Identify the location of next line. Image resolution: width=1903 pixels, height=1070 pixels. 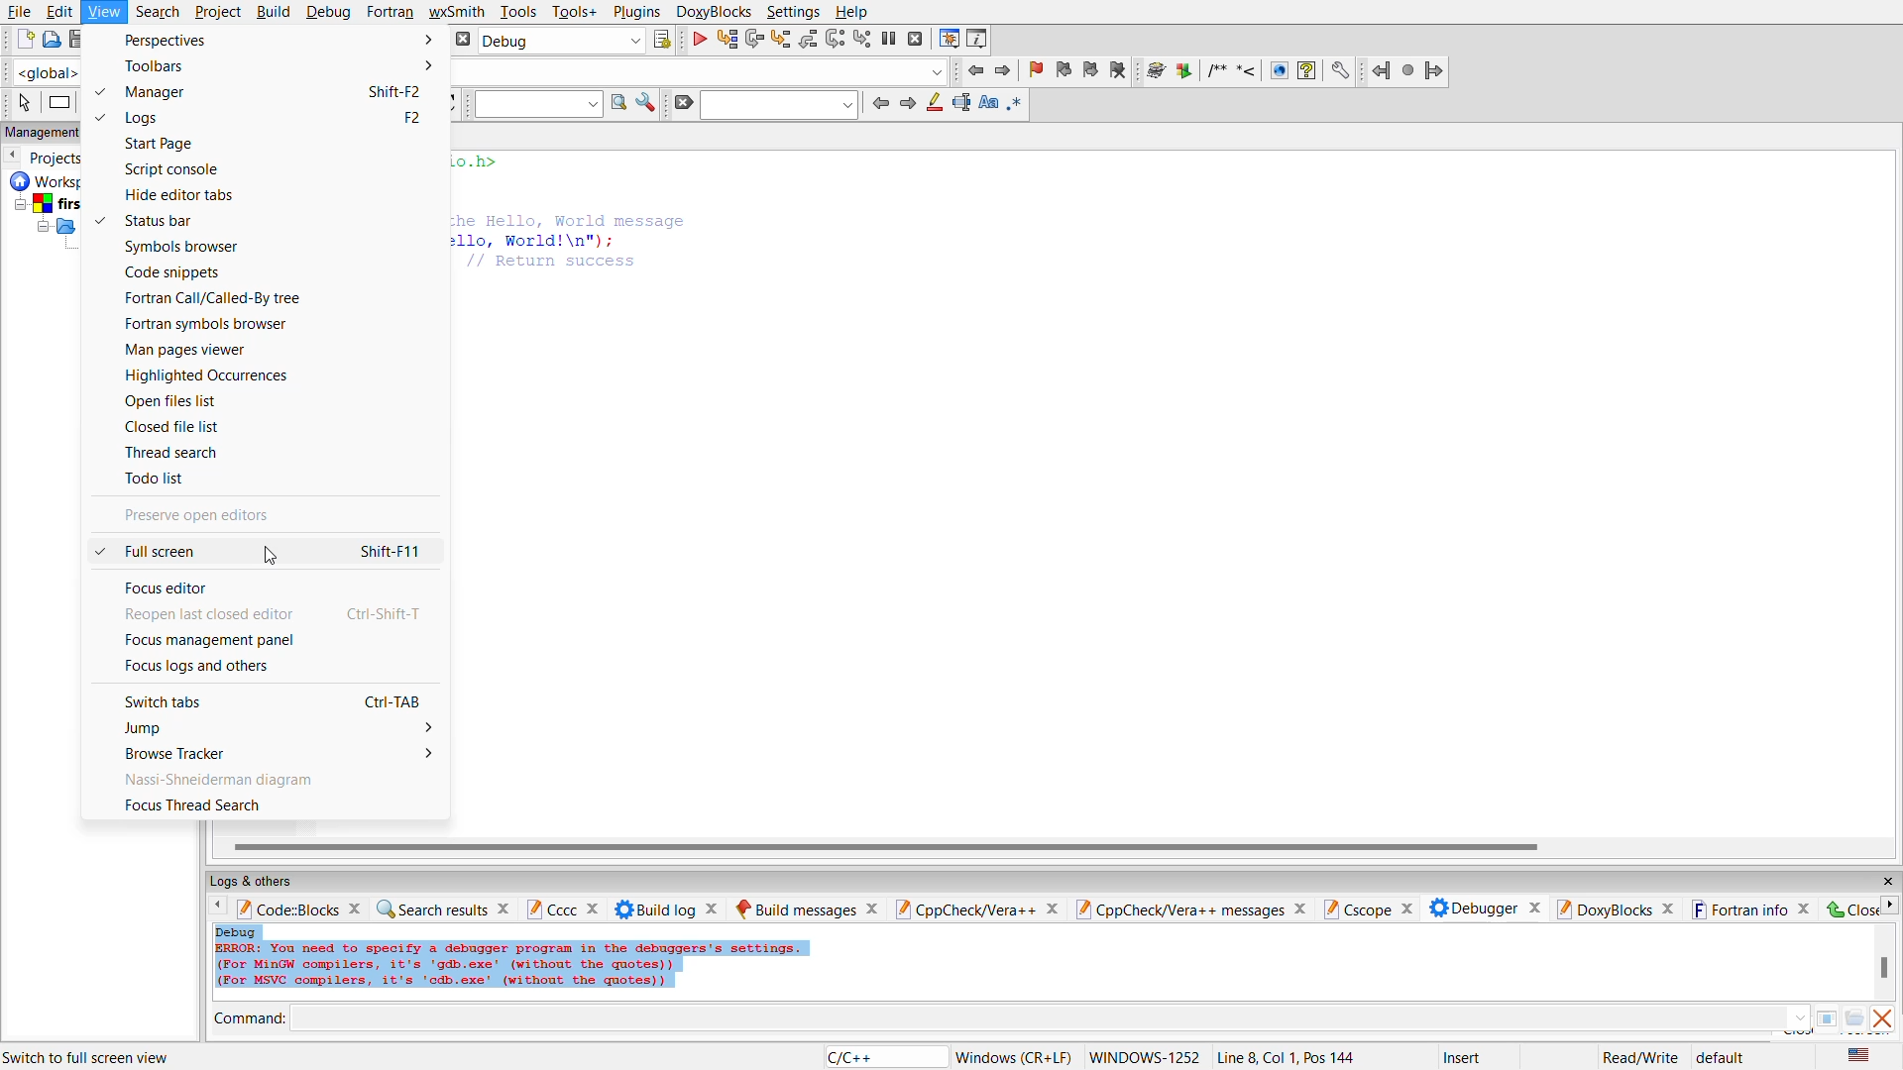
(754, 41).